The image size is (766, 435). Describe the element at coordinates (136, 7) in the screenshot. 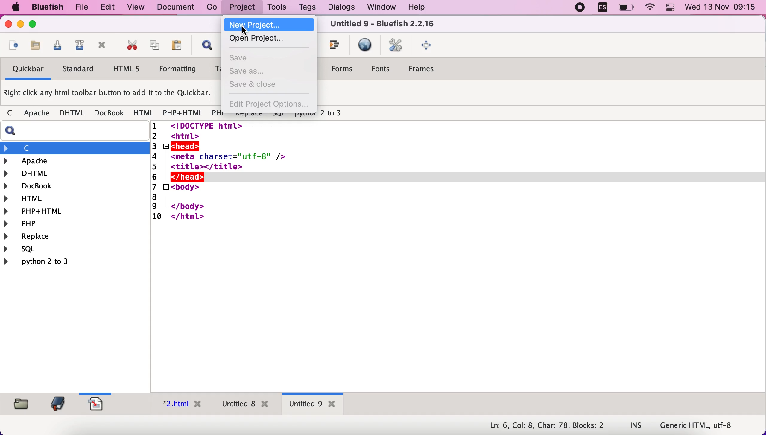

I see `view` at that location.